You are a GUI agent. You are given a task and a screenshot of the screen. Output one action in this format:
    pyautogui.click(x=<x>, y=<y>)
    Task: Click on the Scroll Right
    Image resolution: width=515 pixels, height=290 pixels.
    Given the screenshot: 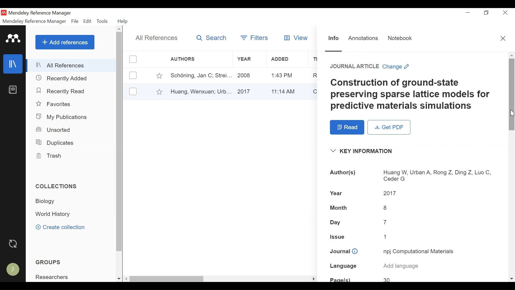 What is the action you would take?
    pyautogui.click(x=314, y=279)
    